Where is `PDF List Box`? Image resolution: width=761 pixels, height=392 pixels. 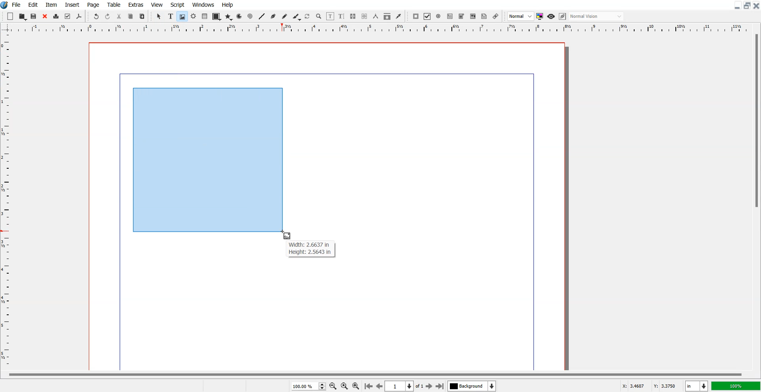 PDF List Box is located at coordinates (473, 16).